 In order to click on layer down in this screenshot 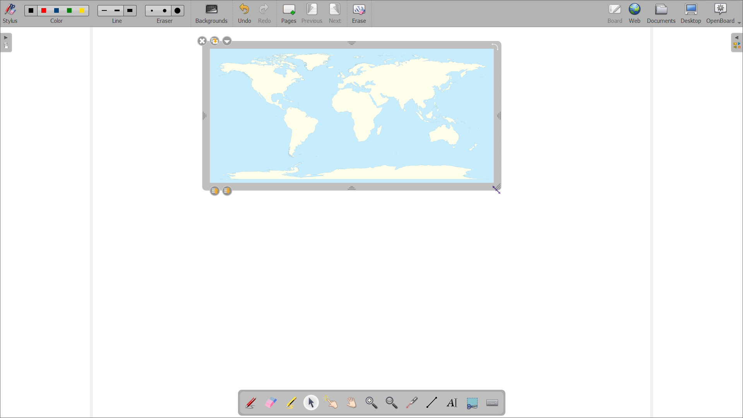, I will do `click(227, 190)`.